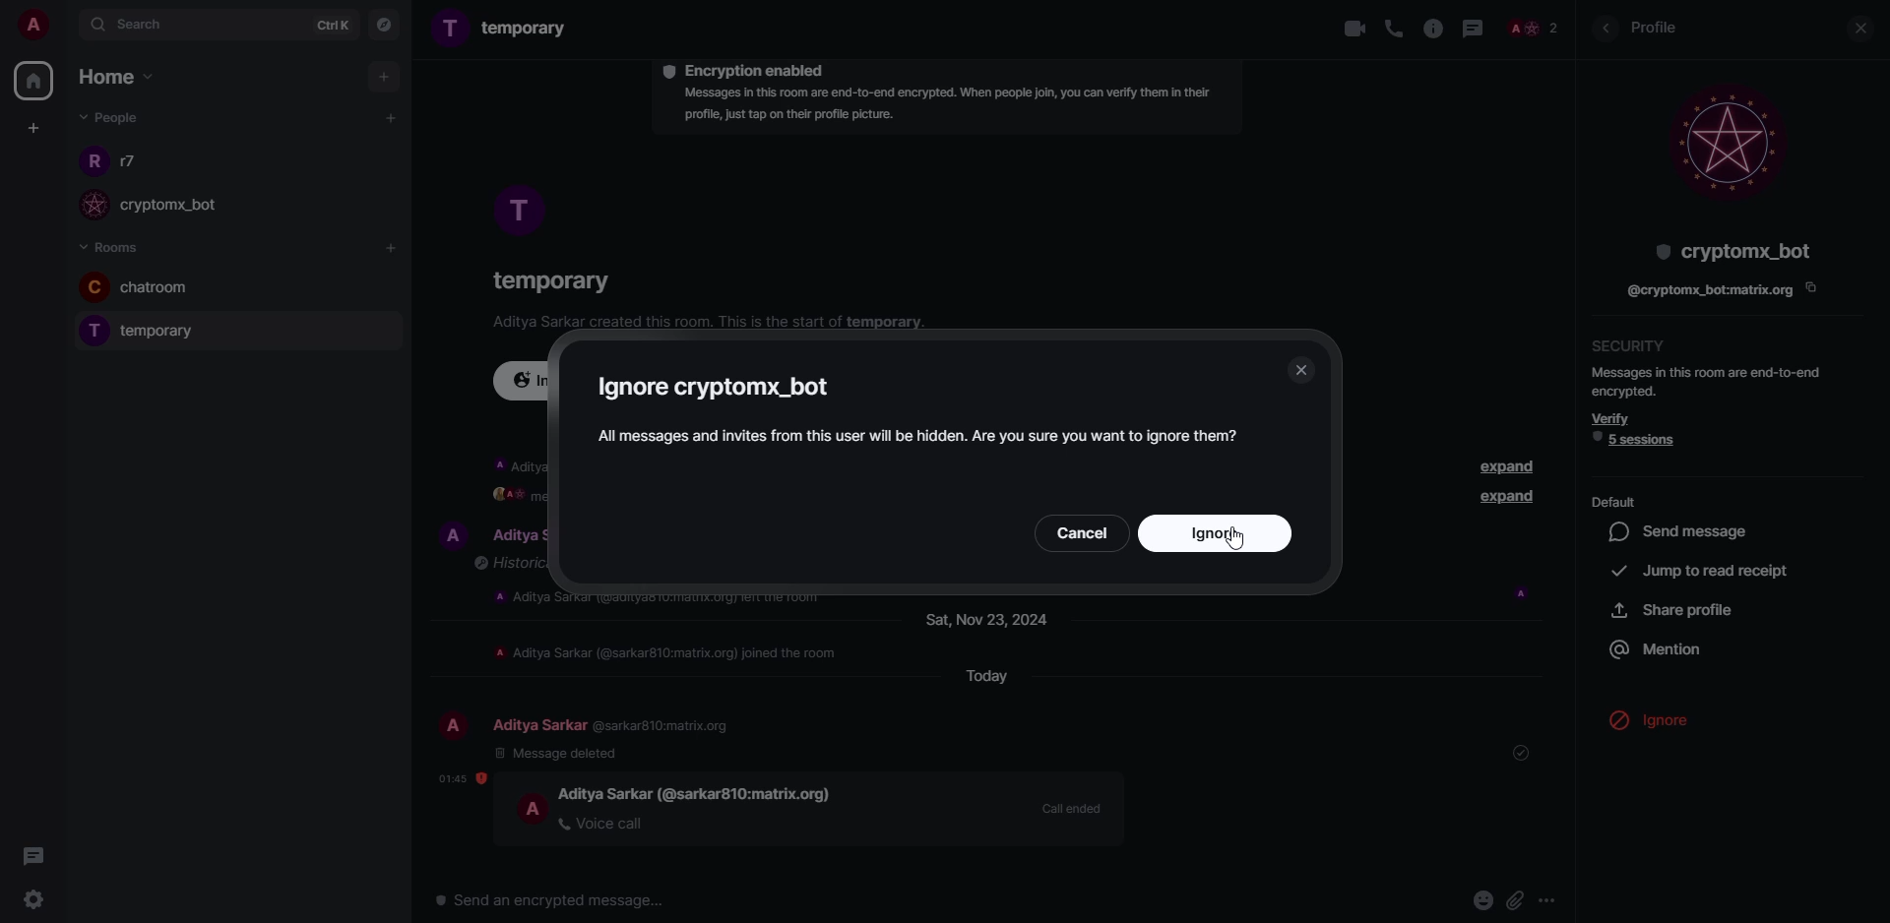  What do you see at coordinates (525, 378) in the screenshot?
I see `invite to this room` at bounding box center [525, 378].